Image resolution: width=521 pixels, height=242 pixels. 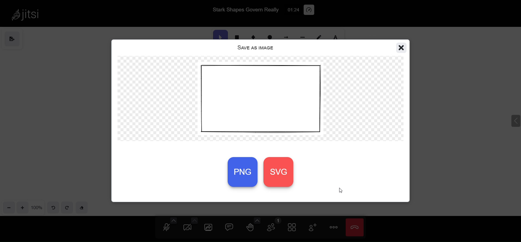 I want to click on zoom percentage, so click(x=37, y=207).